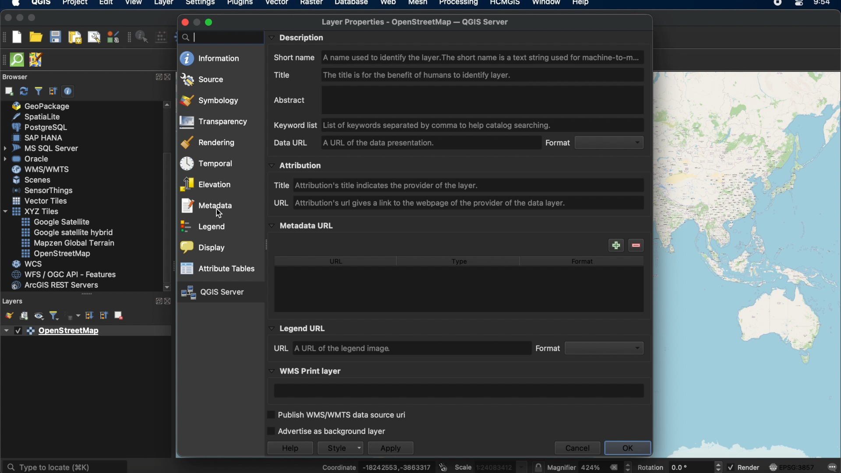 This screenshot has width=841, height=473. I want to click on add group, so click(24, 316).